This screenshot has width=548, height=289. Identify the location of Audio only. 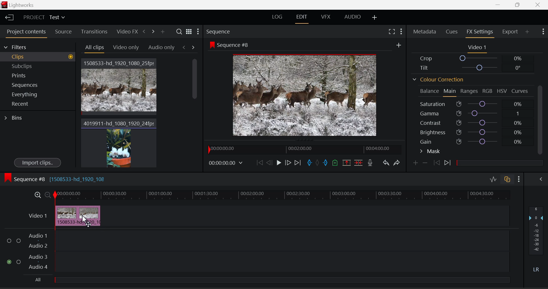
(161, 48).